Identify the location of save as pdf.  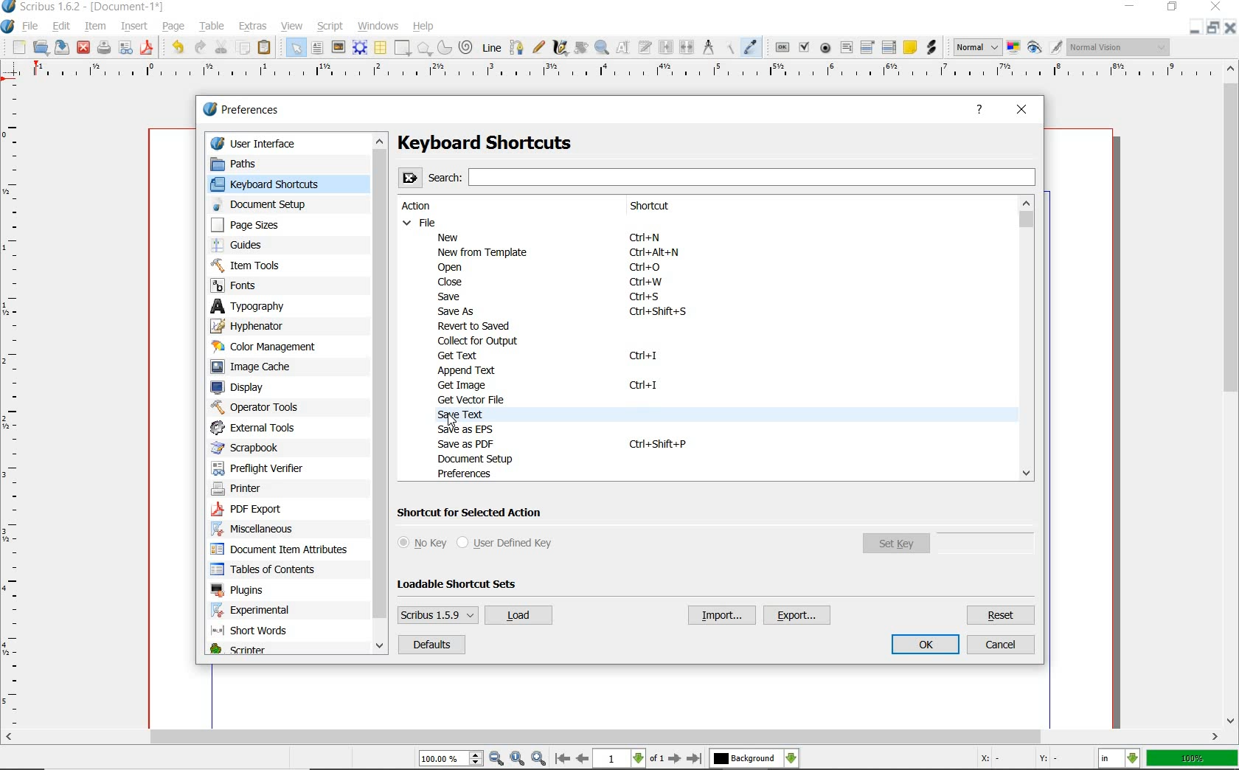
(470, 444).